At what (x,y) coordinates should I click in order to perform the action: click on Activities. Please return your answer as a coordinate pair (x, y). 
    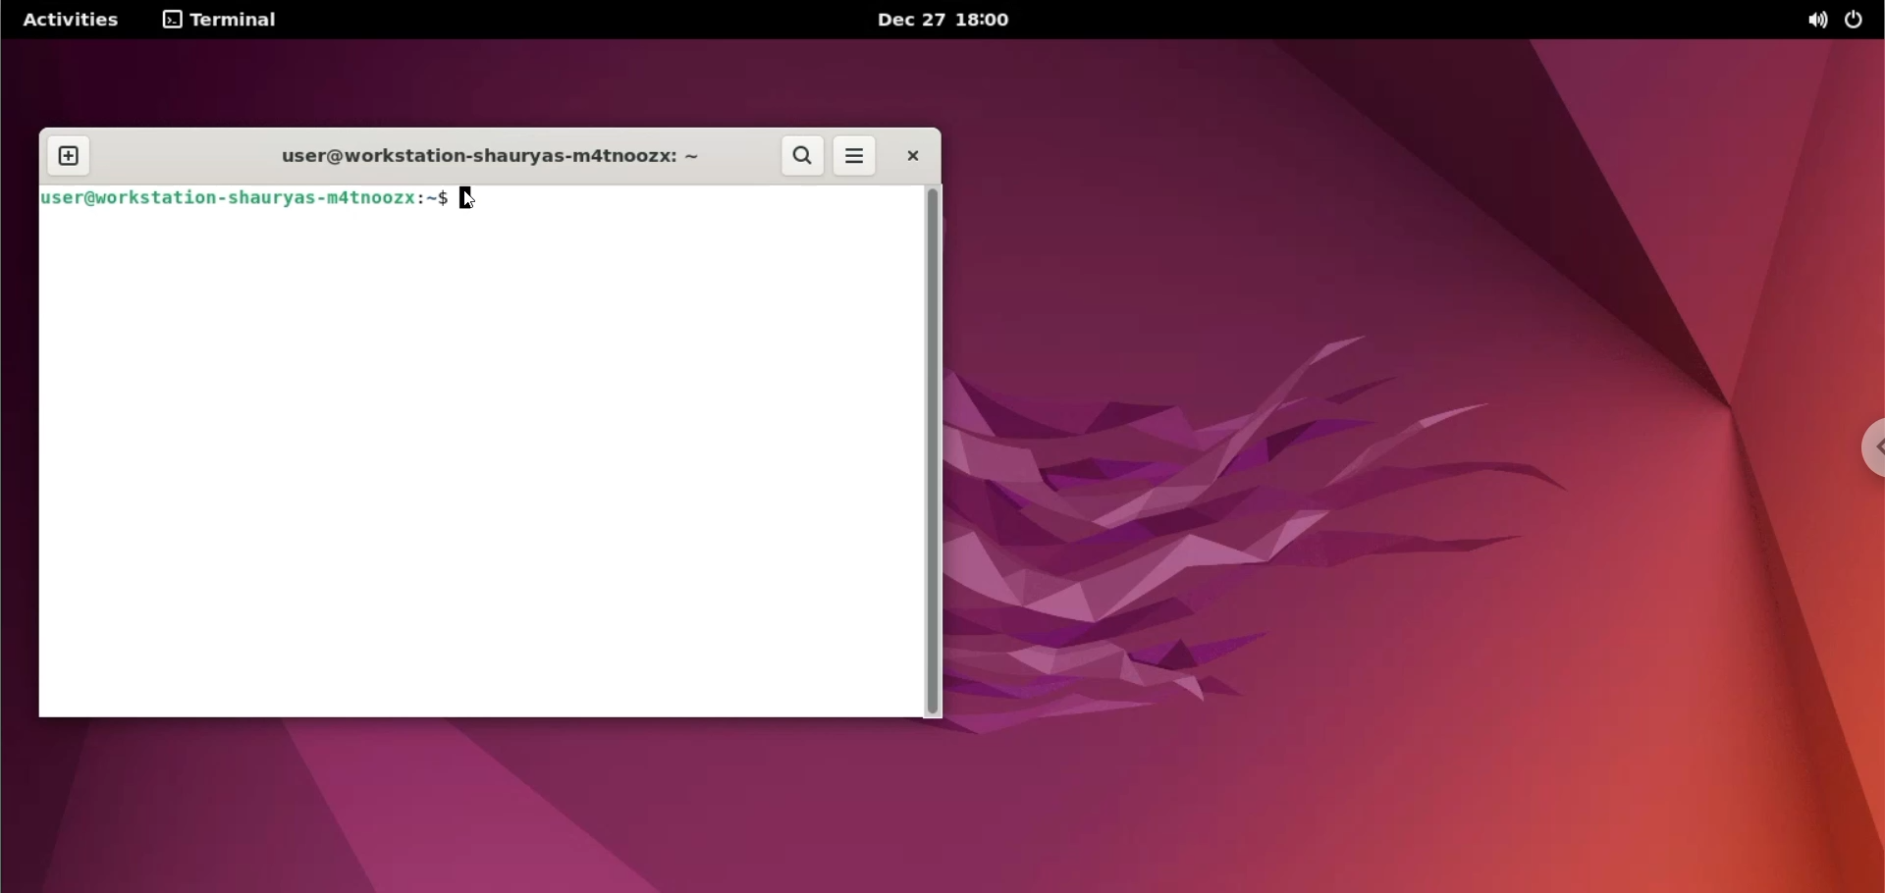
    Looking at the image, I should click on (72, 20).